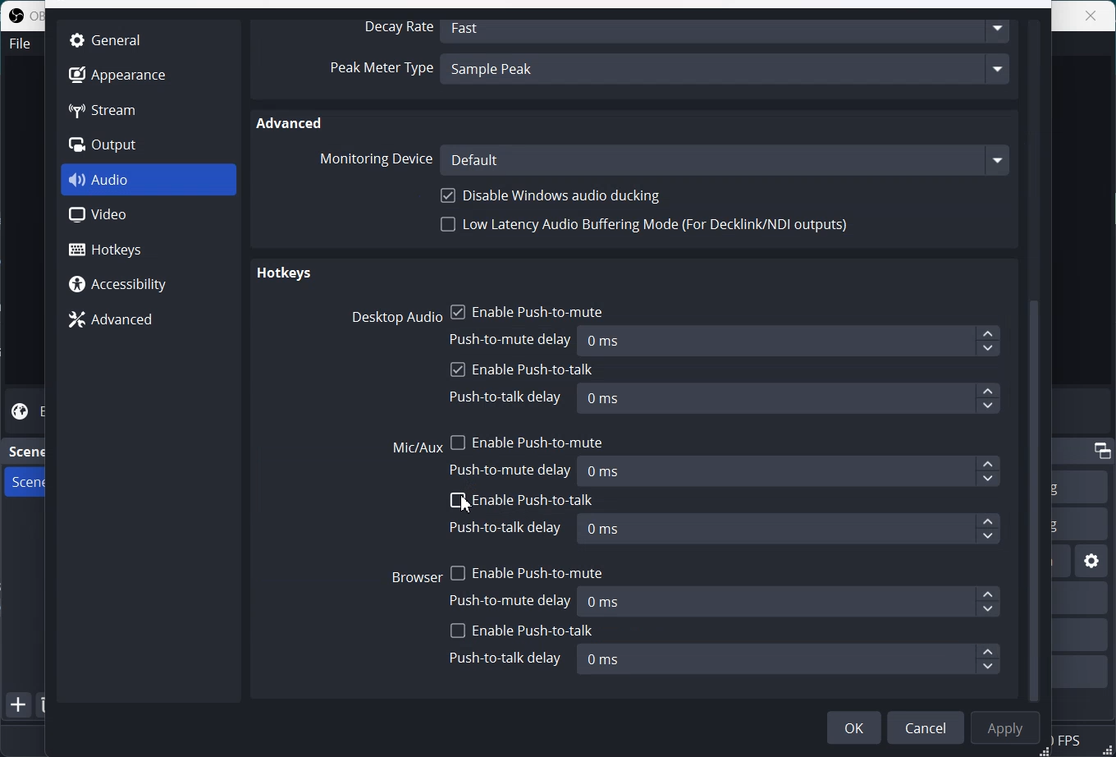 Image resolution: width=1116 pixels, height=757 pixels. I want to click on Hotkeys, so click(149, 248).